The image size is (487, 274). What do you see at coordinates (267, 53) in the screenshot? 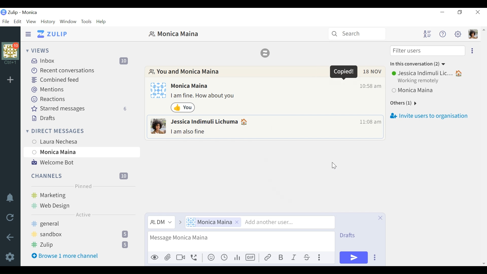
I see `Zulip logo` at bounding box center [267, 53].